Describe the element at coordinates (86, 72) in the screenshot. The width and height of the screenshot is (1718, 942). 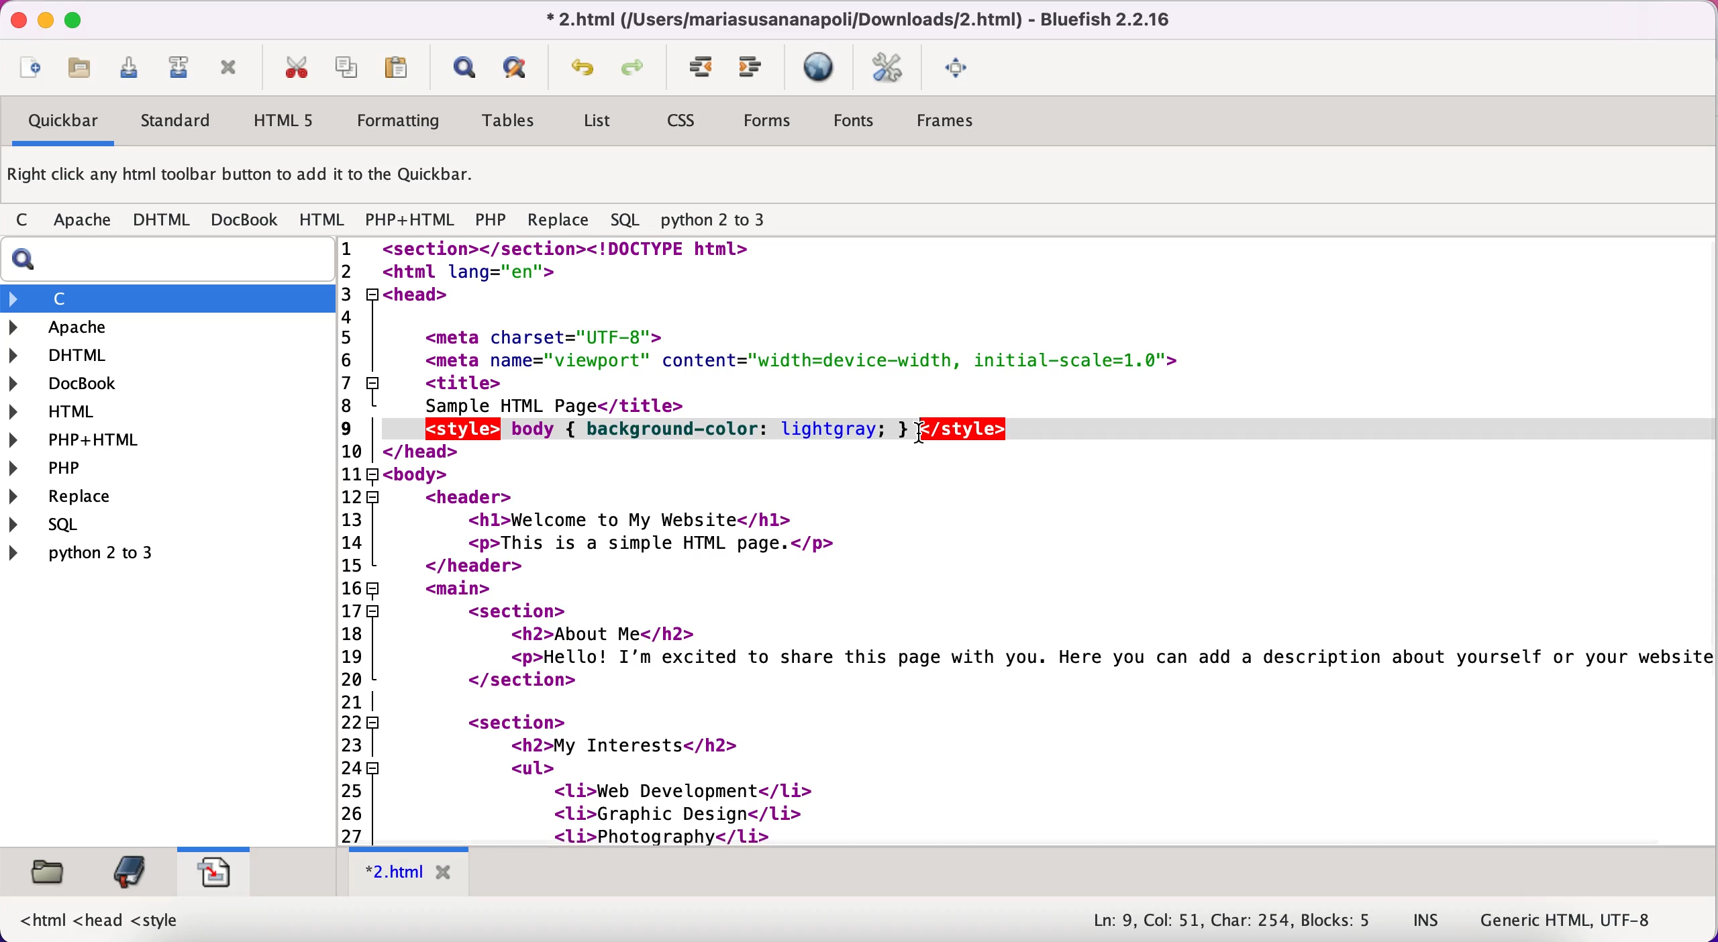
I see `open file ` at that location.